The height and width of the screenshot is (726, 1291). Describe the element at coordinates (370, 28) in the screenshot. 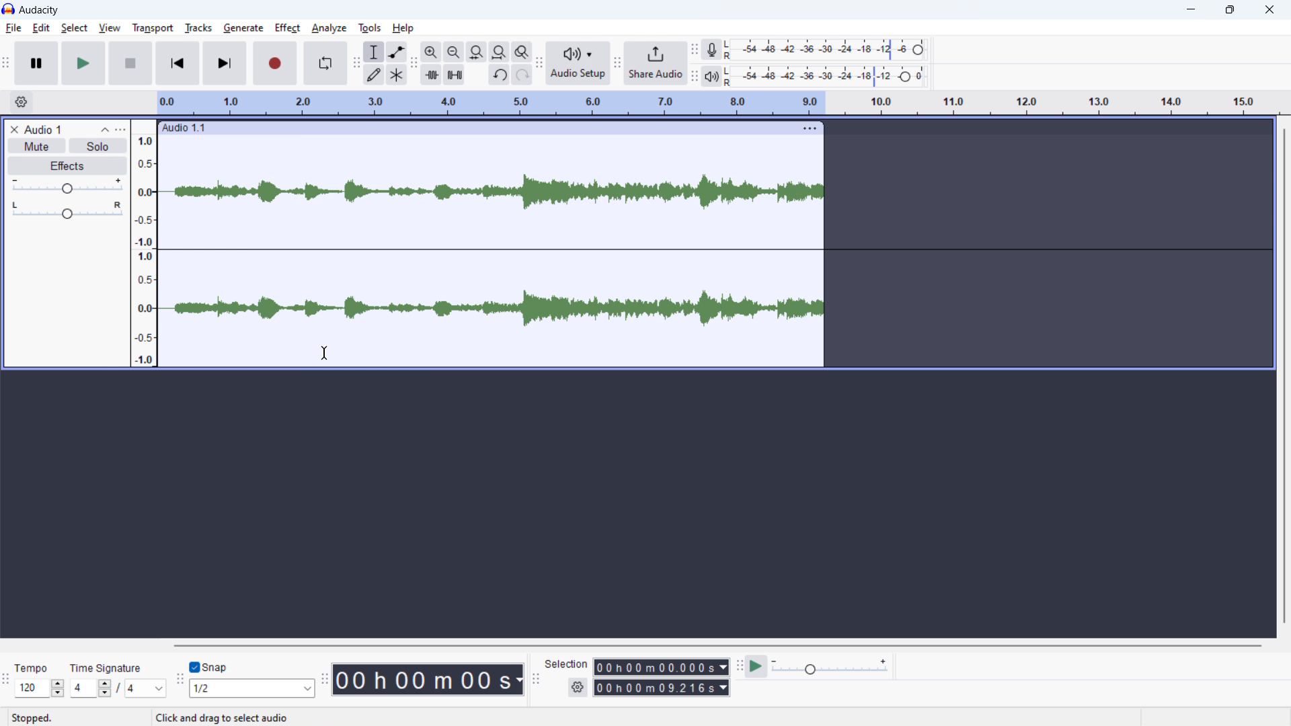

I see `tools` at that location.